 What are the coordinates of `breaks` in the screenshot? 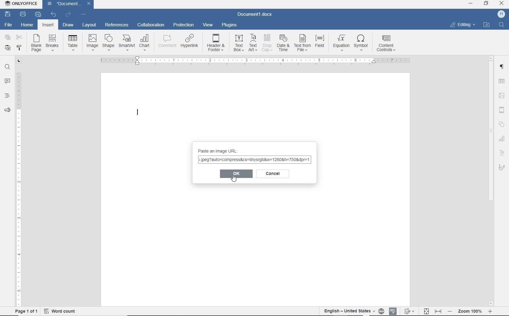 It's located at (52, 44).